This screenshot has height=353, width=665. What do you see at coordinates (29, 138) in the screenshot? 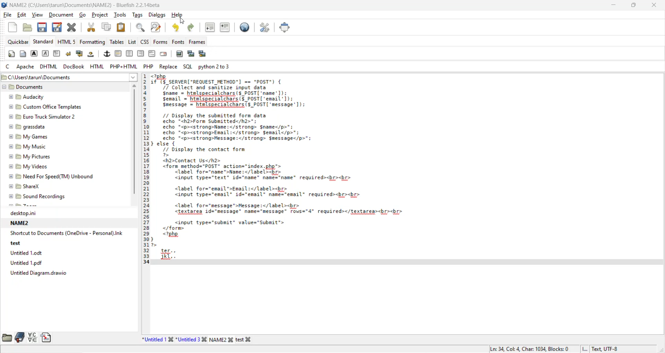
I see `My Games` at bounding box center [29, 138].